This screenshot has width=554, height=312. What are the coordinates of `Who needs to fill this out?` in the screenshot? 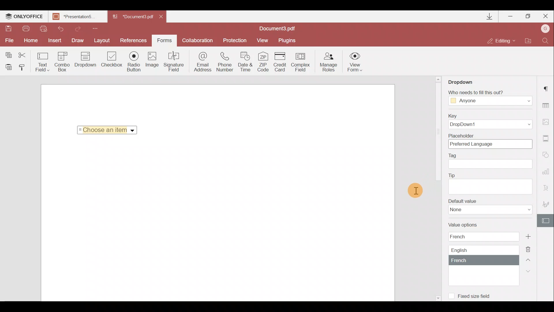 It's located at (490, 96).